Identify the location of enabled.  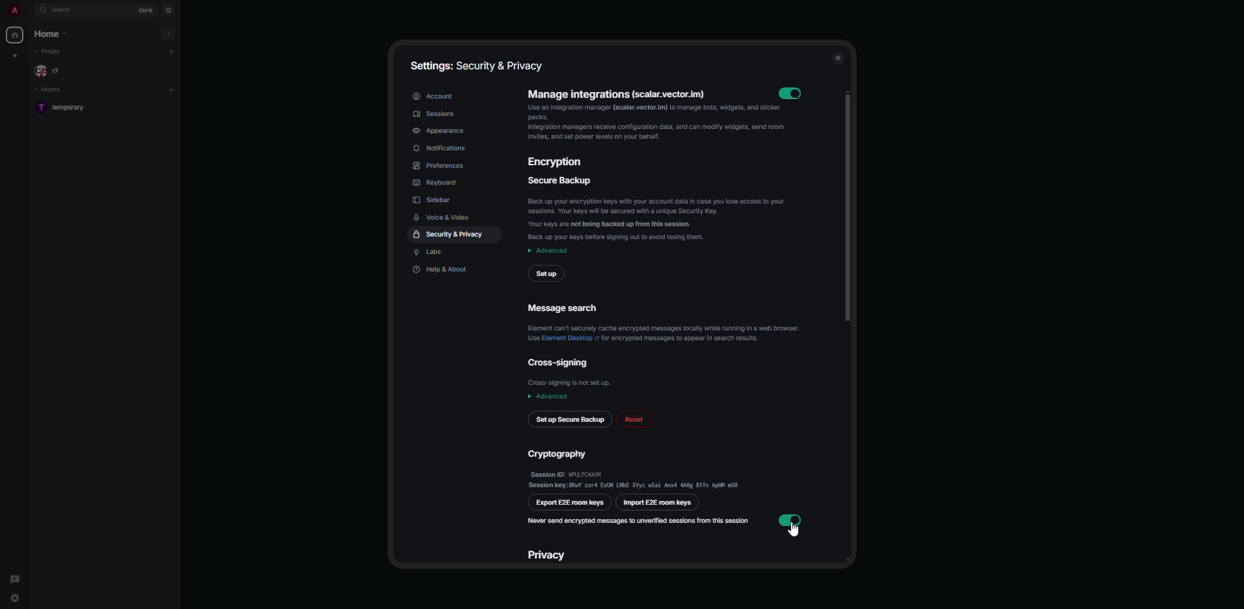
(792, 518).